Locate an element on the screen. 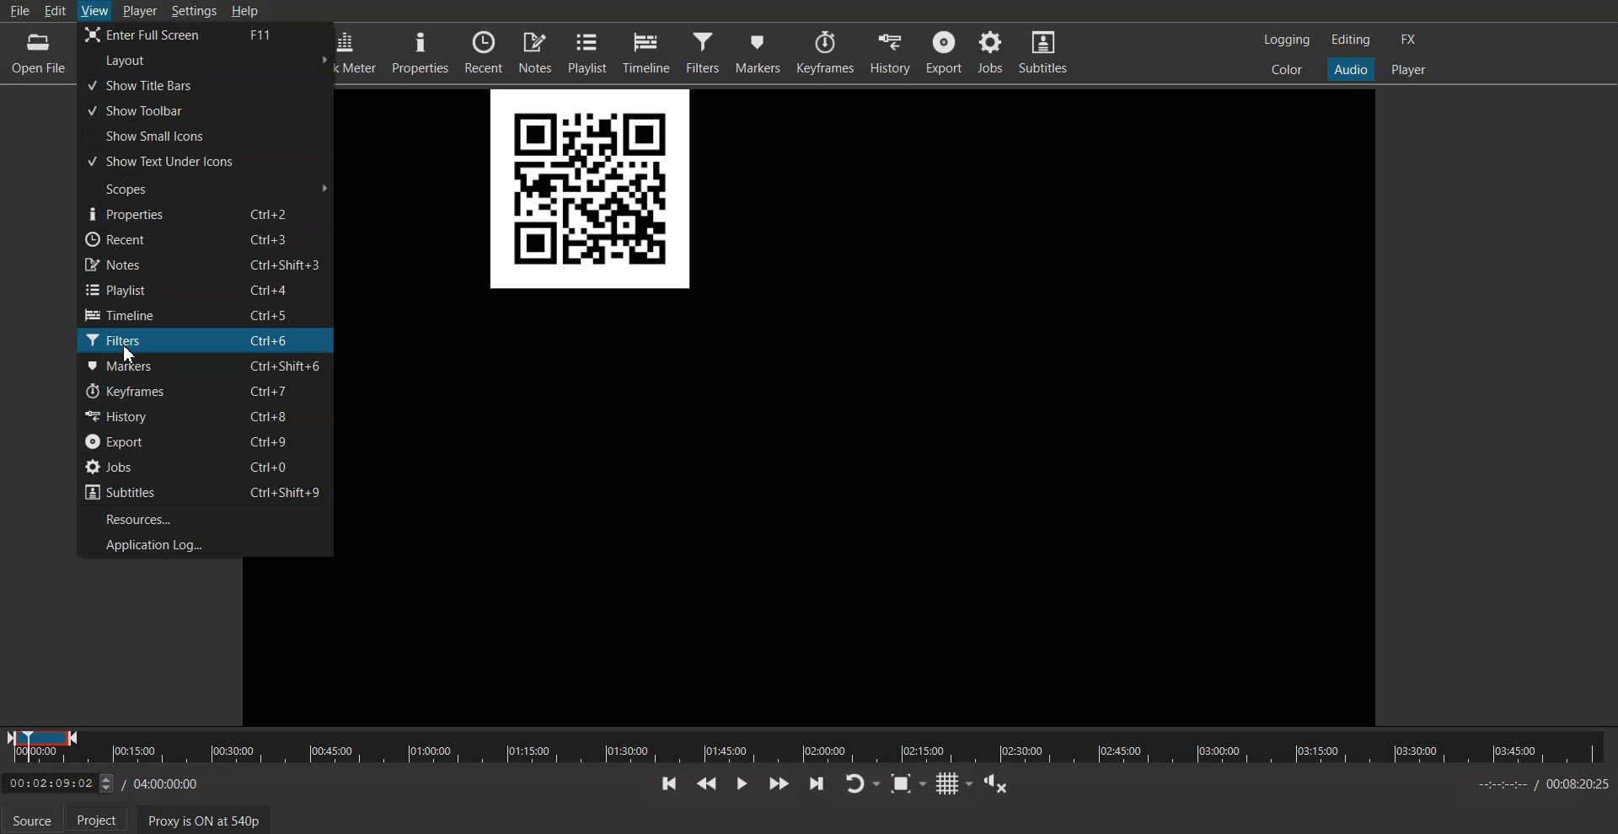 This screenshot has height=834, width=1618. Time Sheet is located at coordinates (1542, 784).